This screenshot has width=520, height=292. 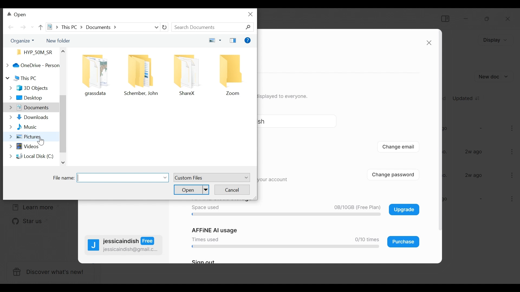 I want to click on more options, so click(x=513, y=129).